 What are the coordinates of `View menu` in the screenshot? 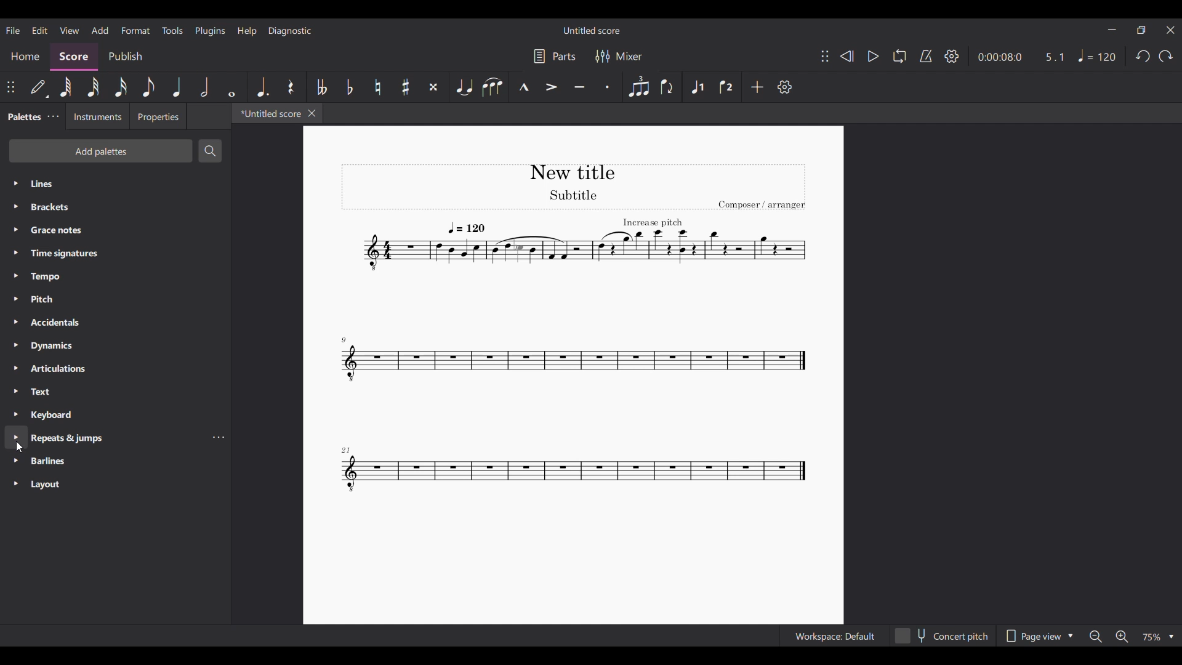 It's located at (70, 30).